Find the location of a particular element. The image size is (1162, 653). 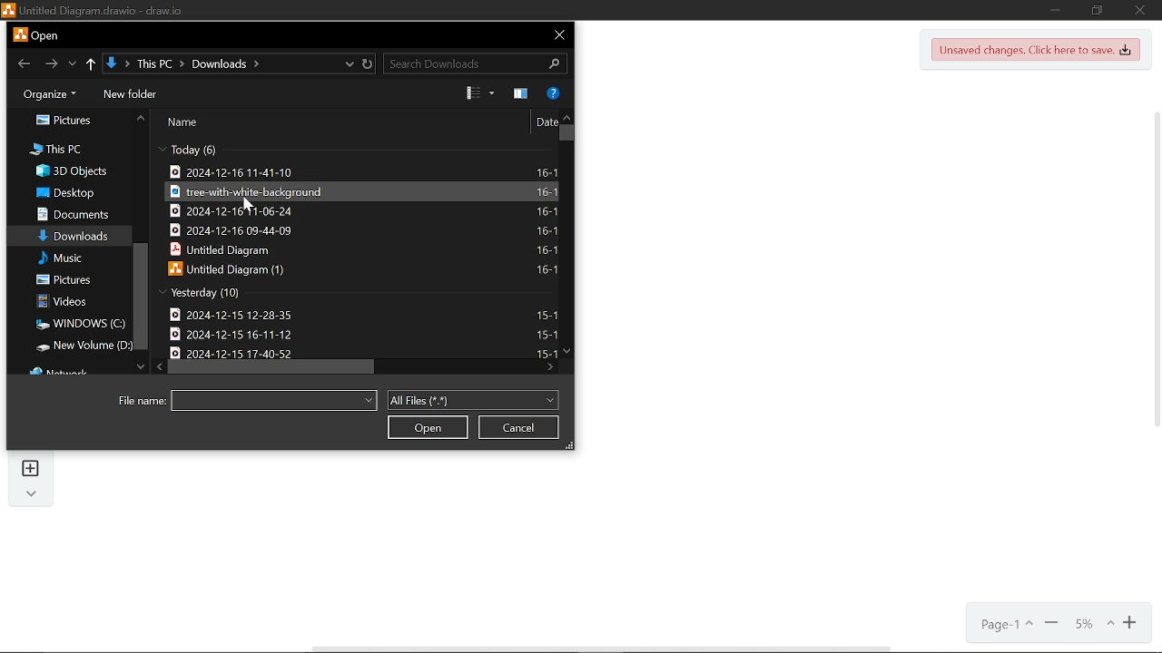

selected file  is located at coordinates (363, 191).